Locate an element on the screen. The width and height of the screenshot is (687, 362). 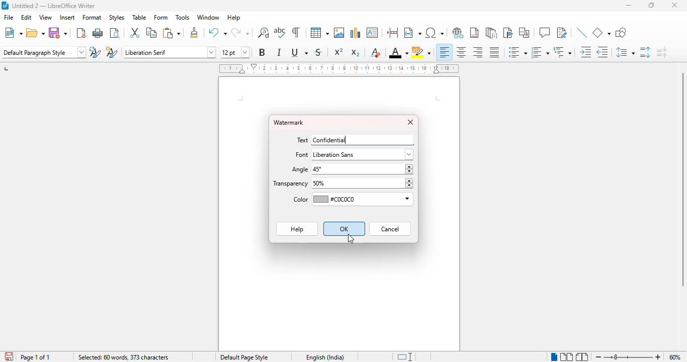
OK is located at coordinates (344, 228).